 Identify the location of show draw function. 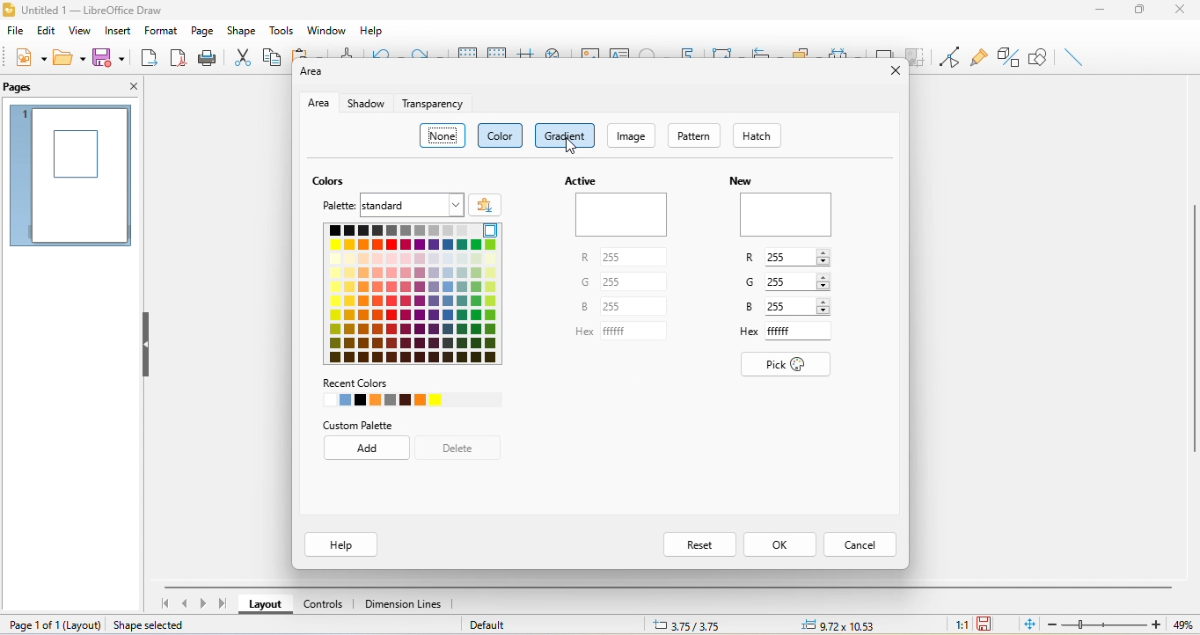
(1040, 55).